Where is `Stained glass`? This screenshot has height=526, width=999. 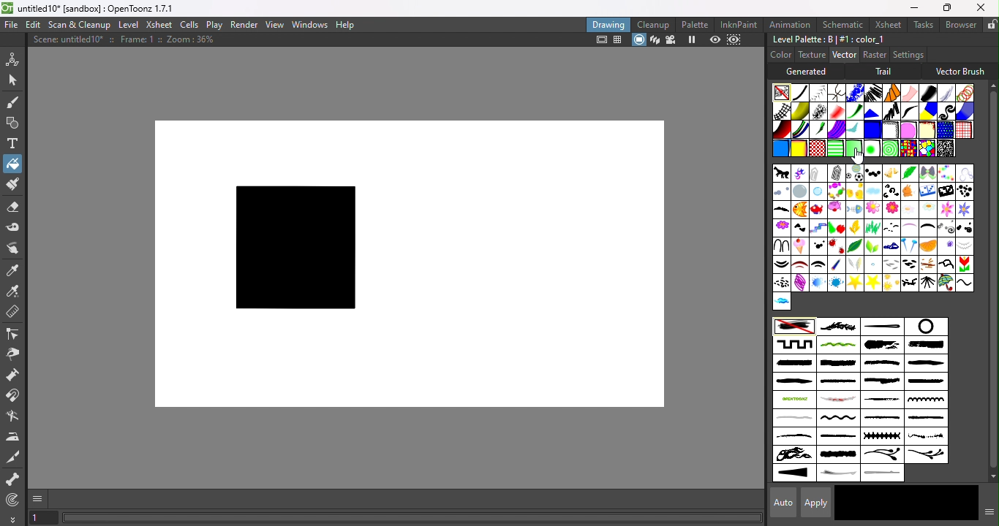 Stained glass is located at coordinates (908, 148).